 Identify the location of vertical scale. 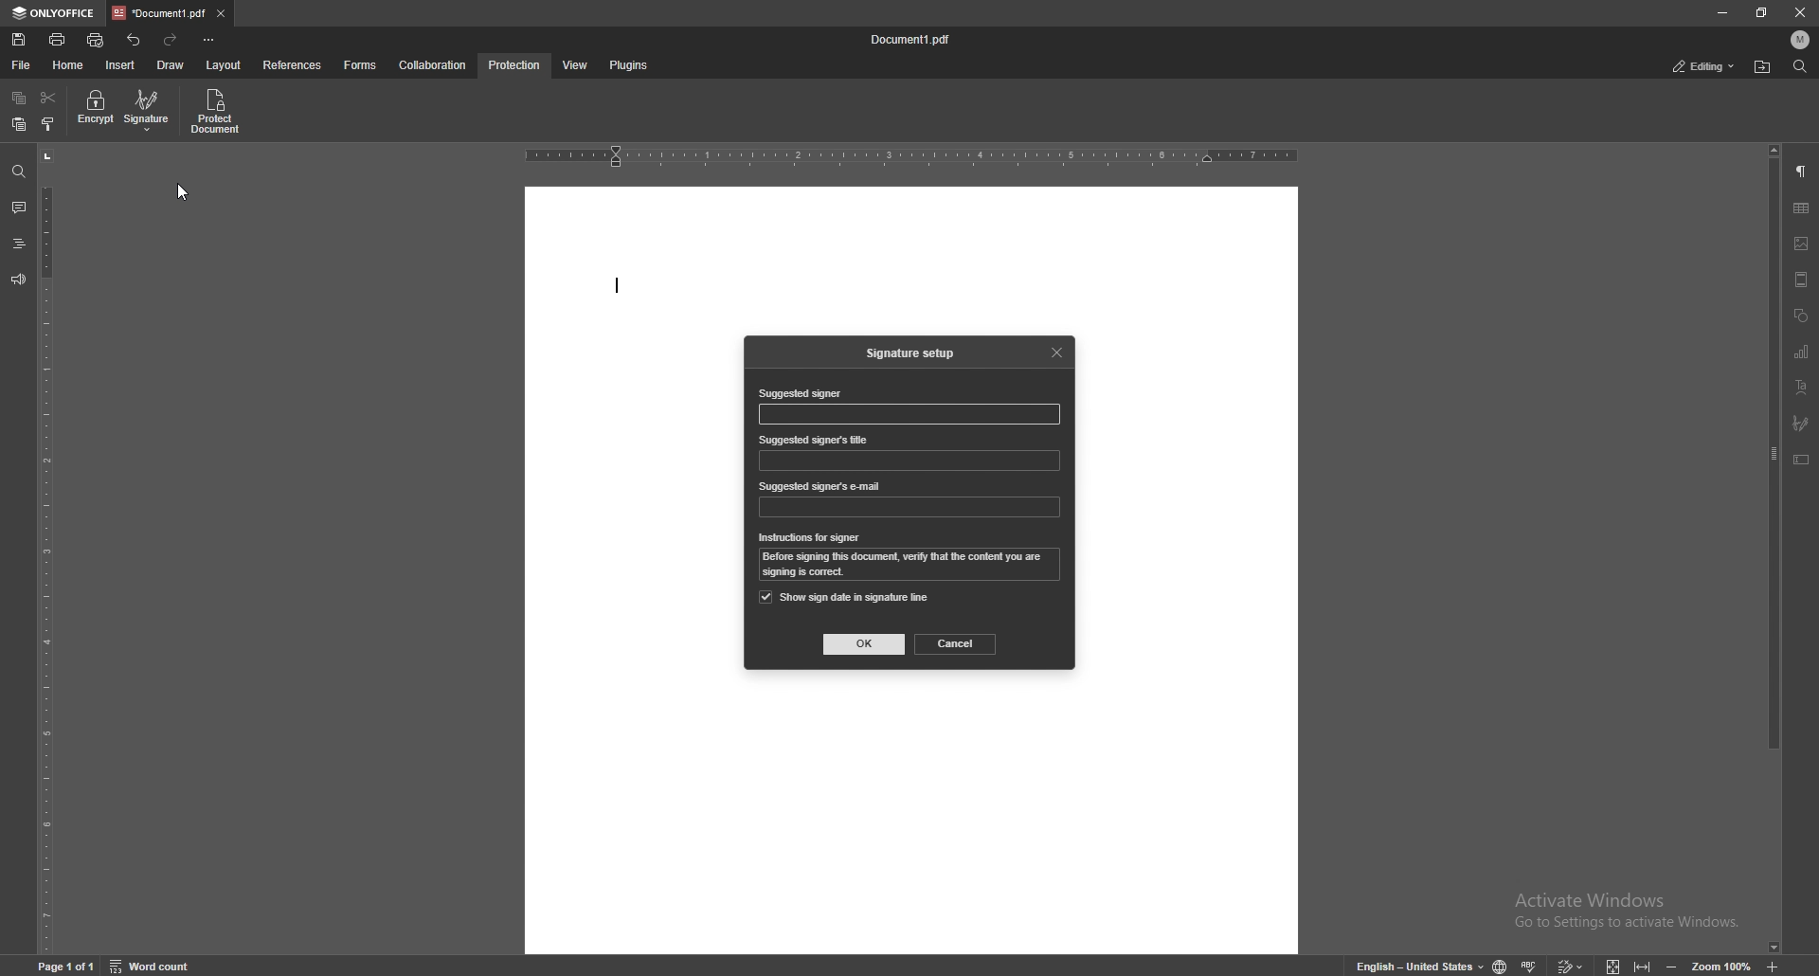
(46, 551).